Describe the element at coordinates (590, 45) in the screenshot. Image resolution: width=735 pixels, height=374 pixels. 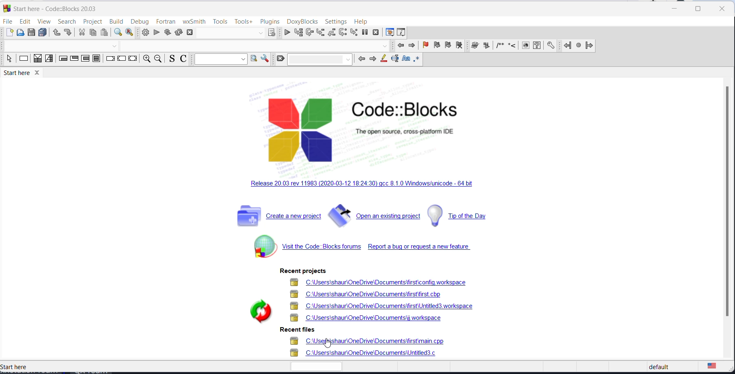
I see `jump forward` at that location.